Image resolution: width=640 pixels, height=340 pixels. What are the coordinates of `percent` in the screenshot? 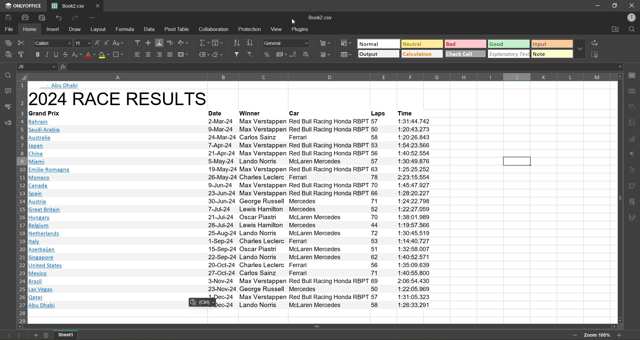 It's located at (266, 55).